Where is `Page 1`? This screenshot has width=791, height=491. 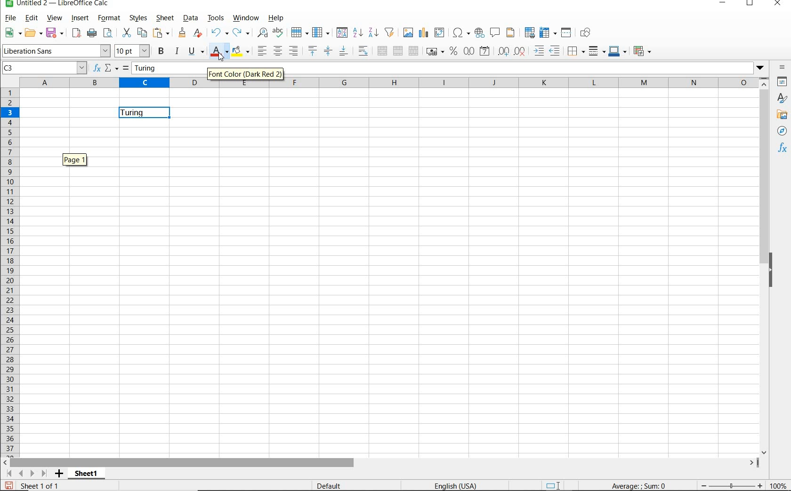
Page 1 is located at coordinates (74, 160).